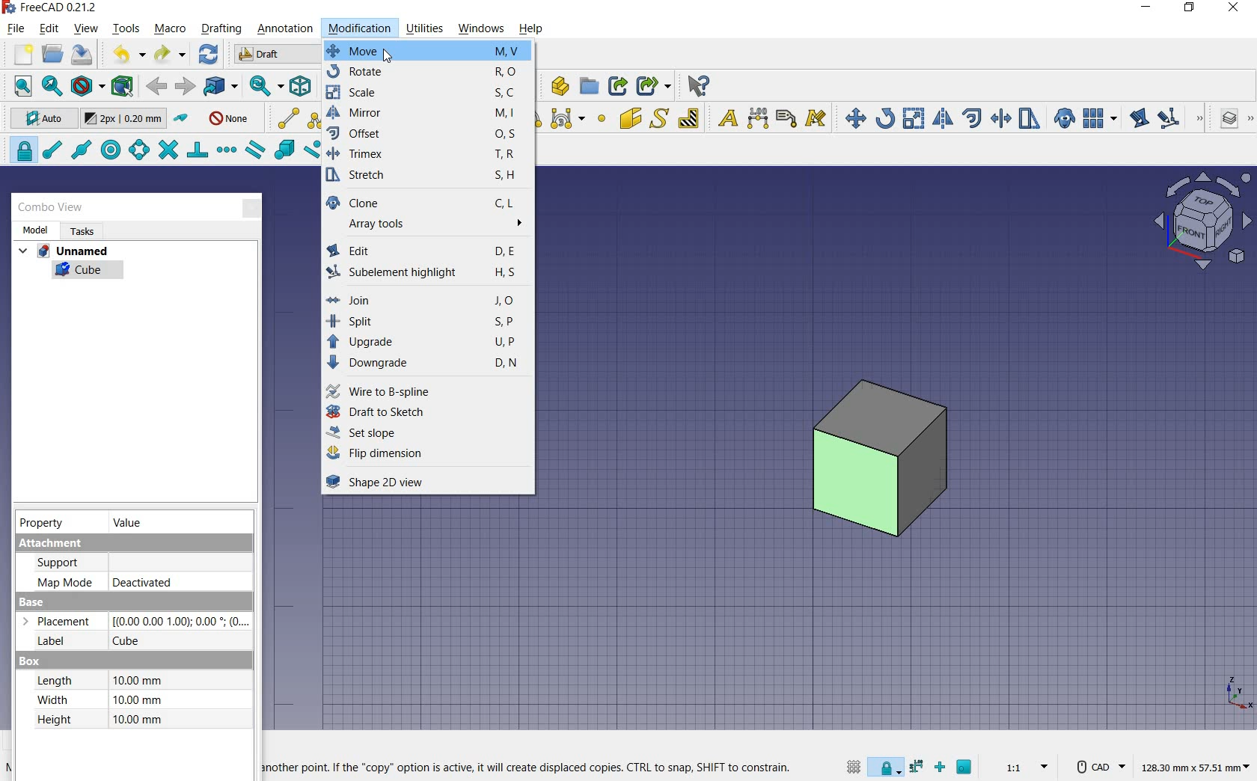 The image size is (1257, 781). Describe the element at coordinates (973, 117) in the screenshot. I see `offset` at that location.